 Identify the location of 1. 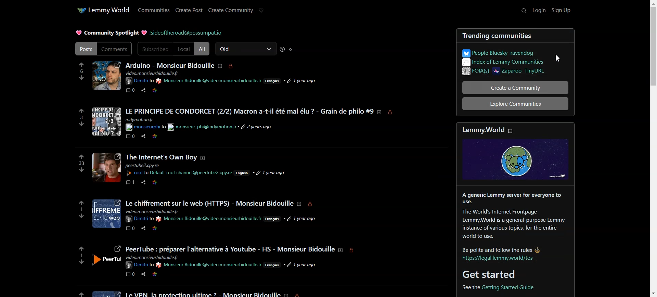
(81, 255).